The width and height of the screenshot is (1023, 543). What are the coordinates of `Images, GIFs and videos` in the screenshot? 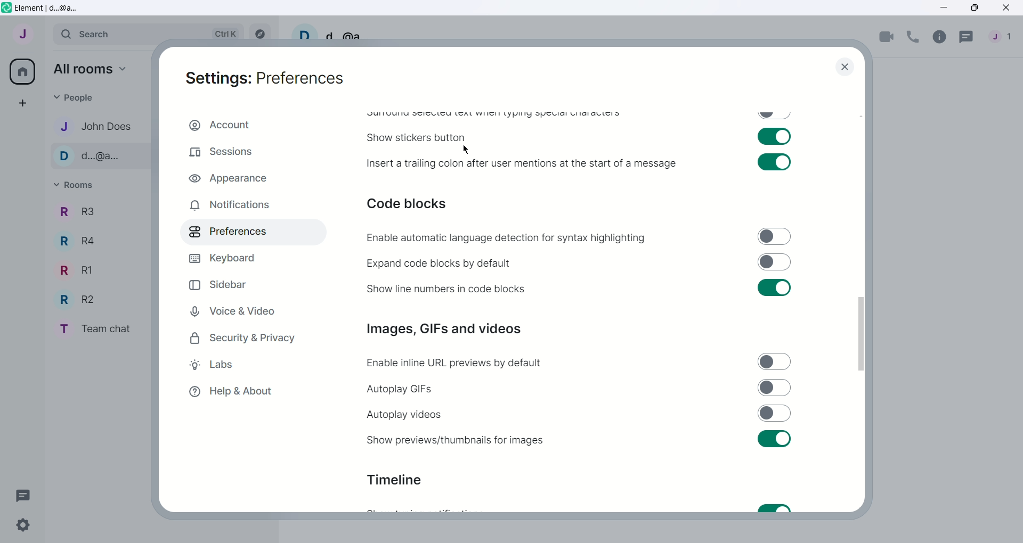 It's located at (443, 329).